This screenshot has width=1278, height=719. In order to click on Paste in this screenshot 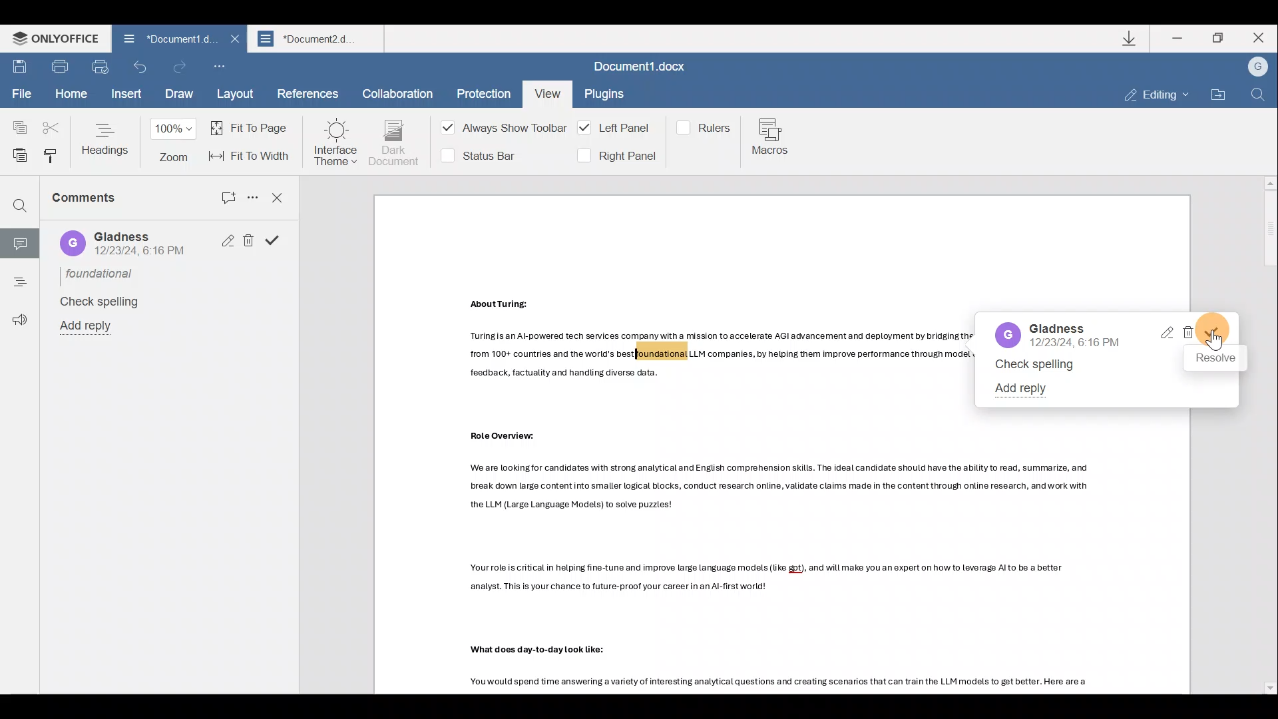, I will do `click(16, 153)`.